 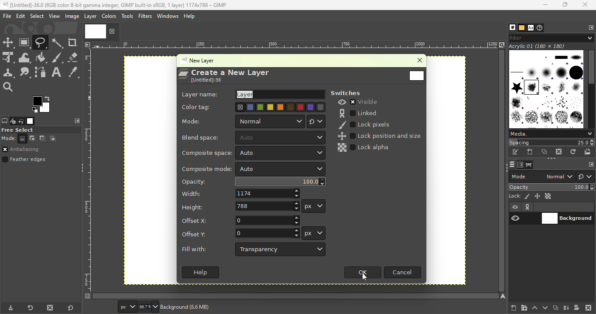 What do you see at coordinates (589, 164) in the screenshot?
I see `Configure this tab` at bounding box center [589, 164].